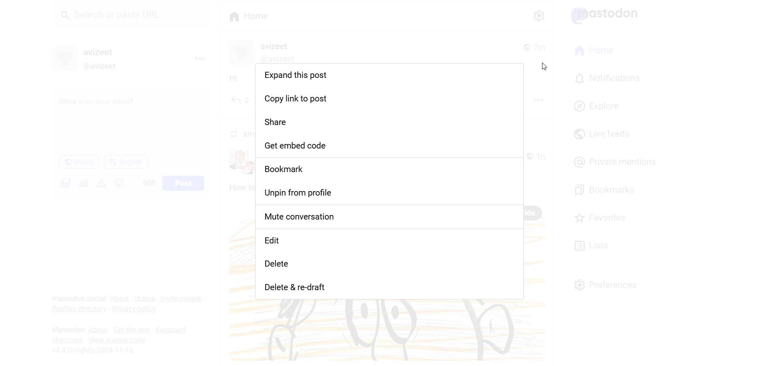  What do you see at coordinates (126, 161) in the screenshot?
I see `Language` at bounding box center [126, 161].